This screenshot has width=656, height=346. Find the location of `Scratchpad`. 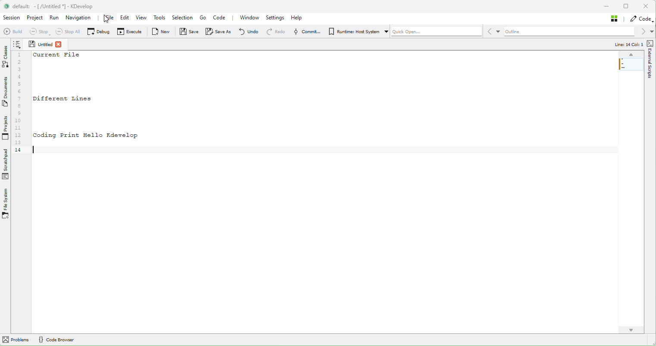

Scratchpad is located at coordinates (6, 164).